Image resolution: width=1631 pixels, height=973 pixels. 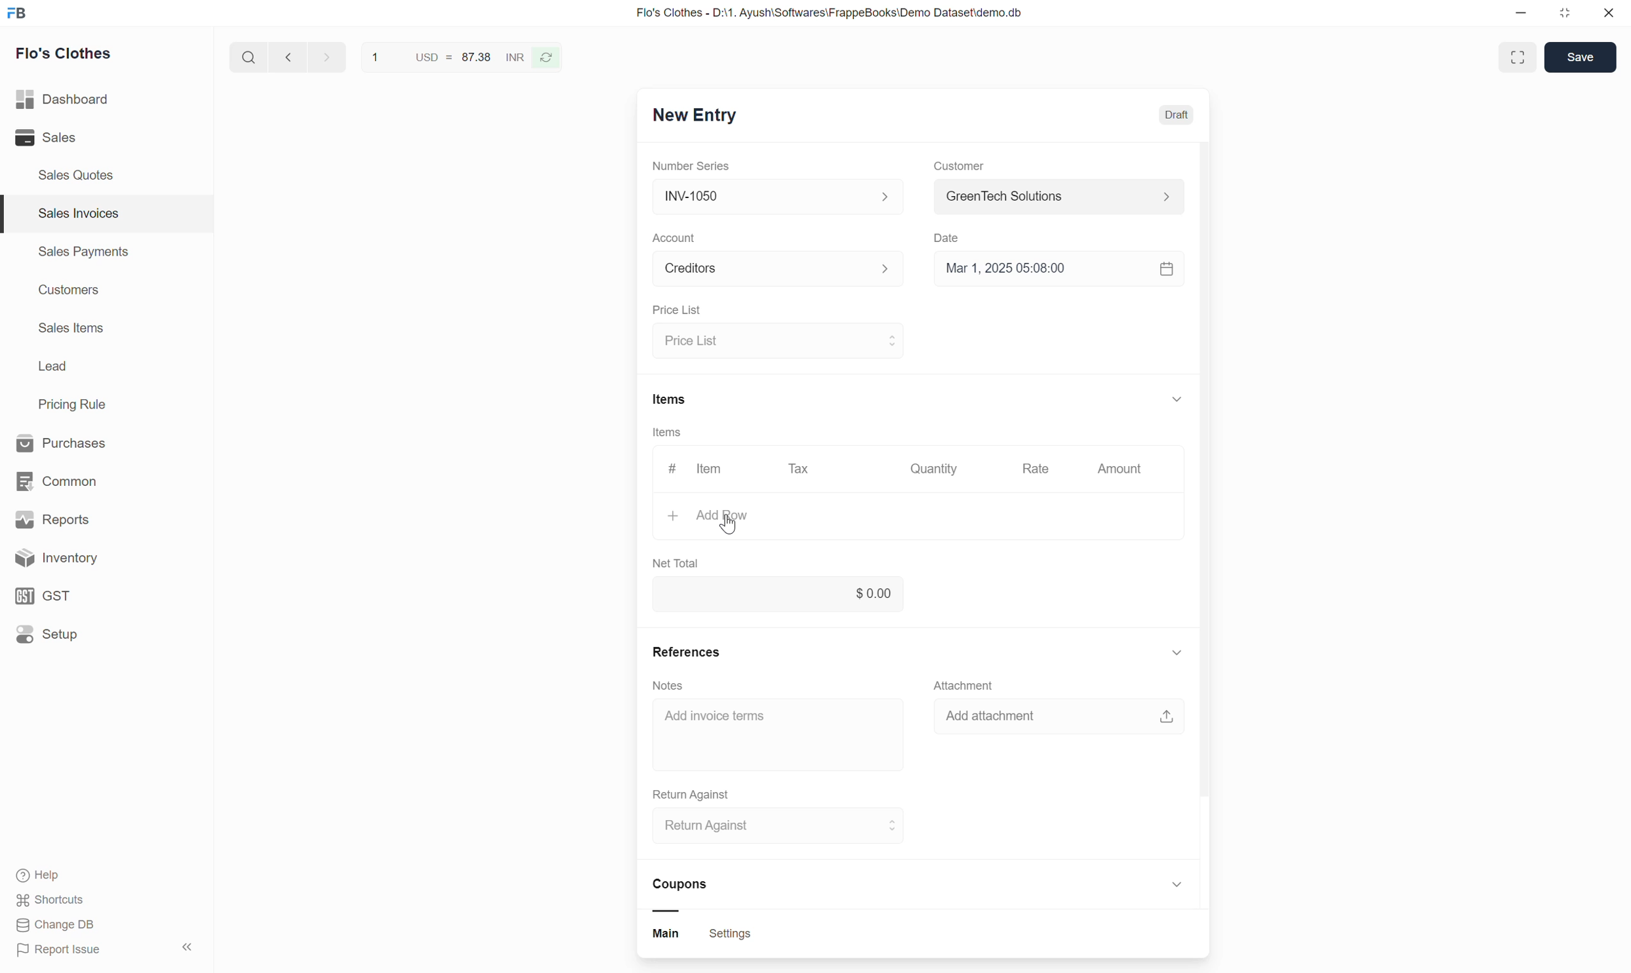 What do you see at coordinates (775, 196) in the screenshot?
I see `Select Number series` at bounding box center [775, 196].